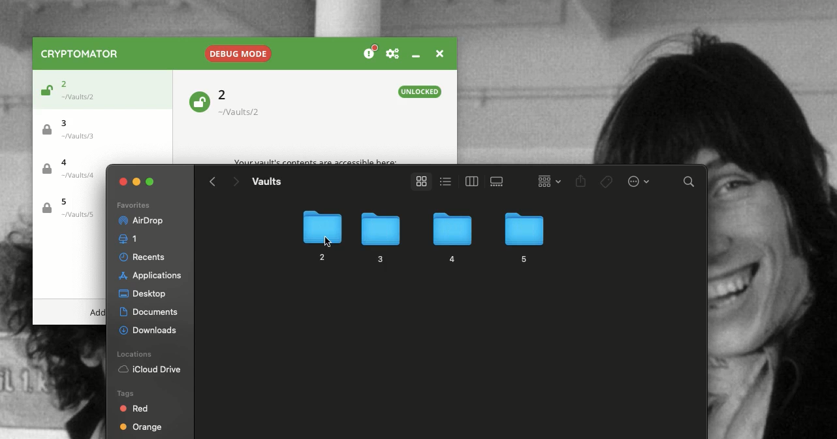 The image size is (837, 439). What do you see at coordinates (73, 171) in the screenshot?
I see `Vault 4` at bounding box center [73, 171].